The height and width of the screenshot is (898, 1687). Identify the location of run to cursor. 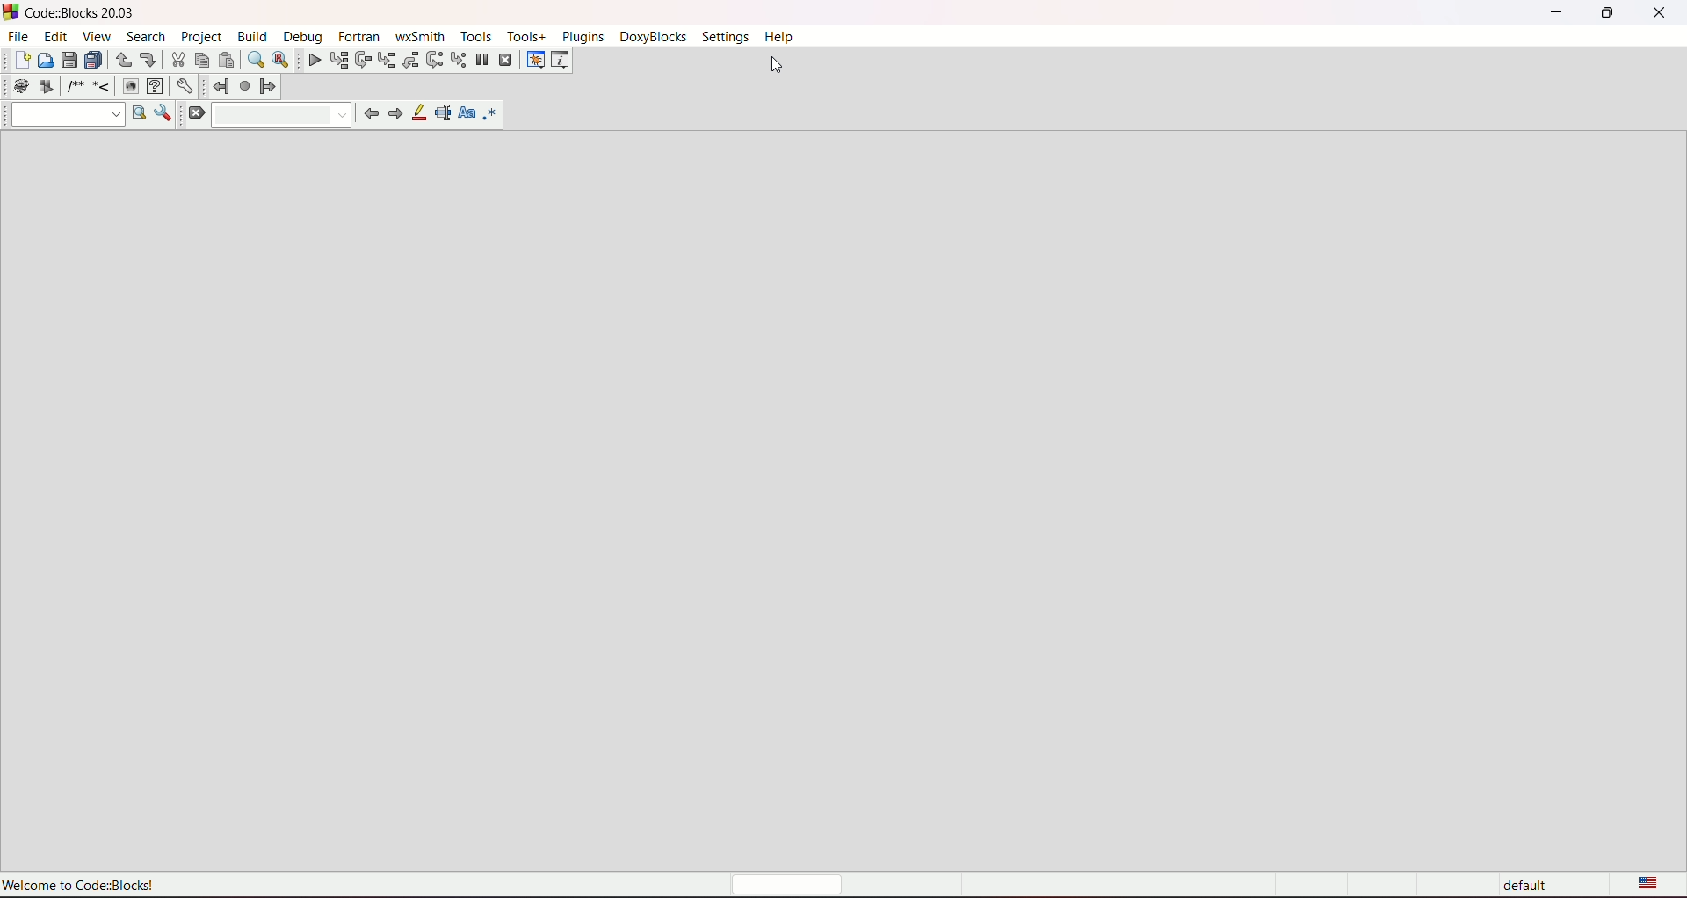
(339, 59).